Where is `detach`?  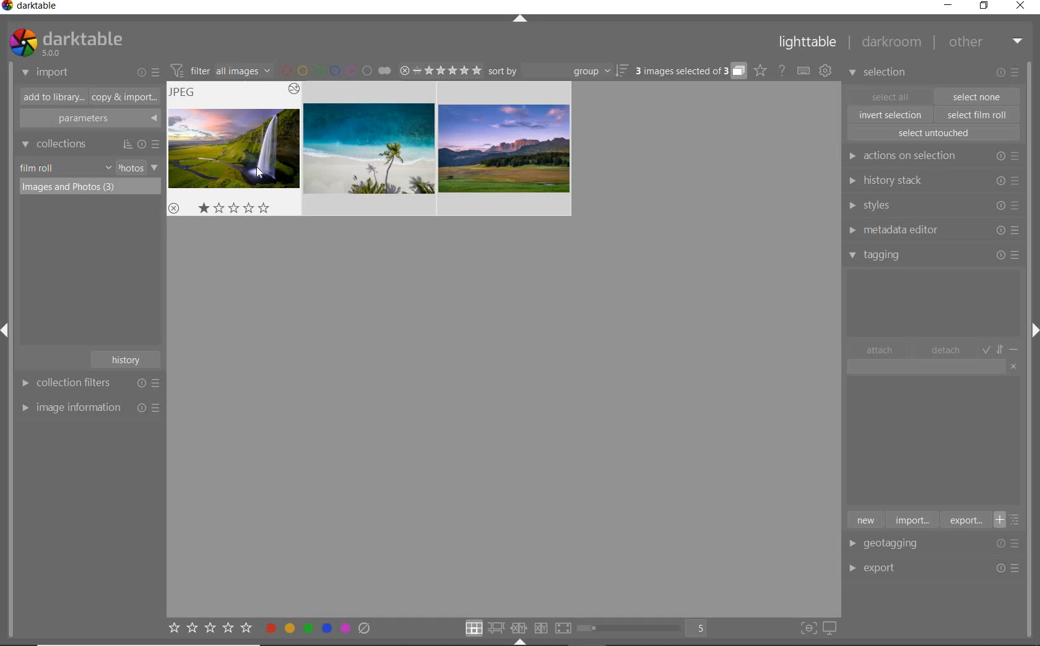
detach is located at coordinates (947, 350).